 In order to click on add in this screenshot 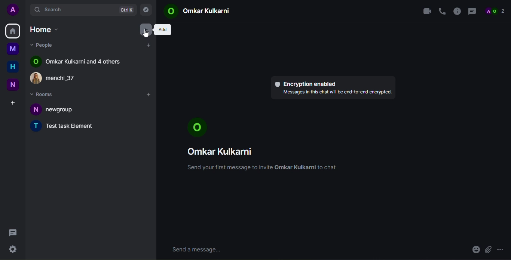, I will do `click(162, 30)`.